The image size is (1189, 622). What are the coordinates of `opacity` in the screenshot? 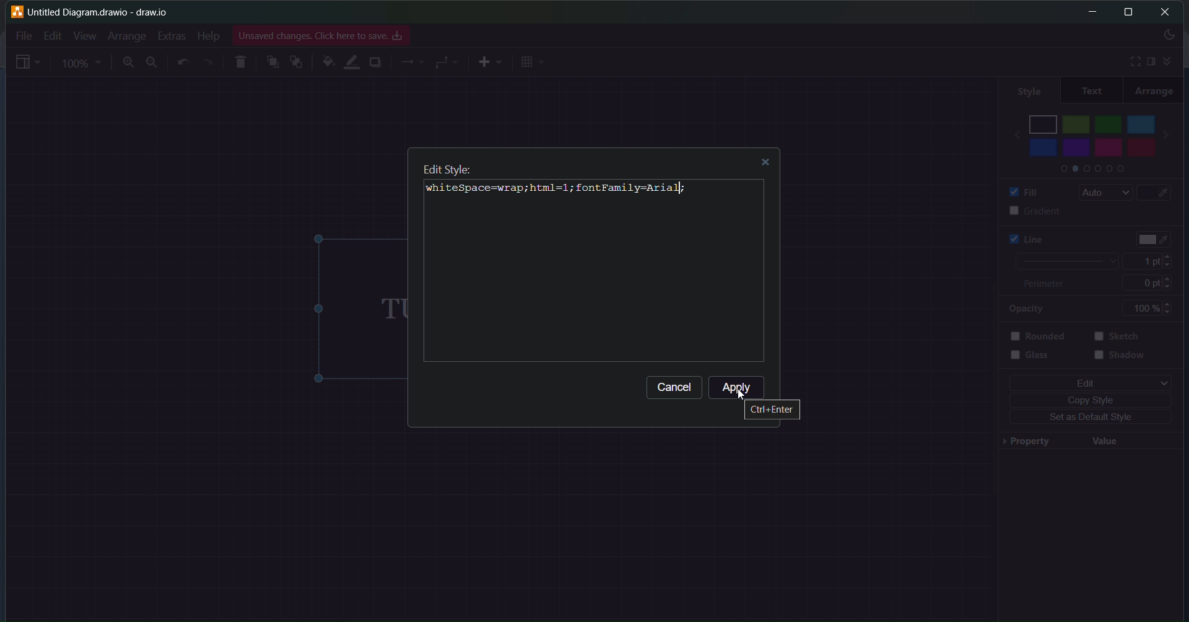 It's located at (1026, 309).